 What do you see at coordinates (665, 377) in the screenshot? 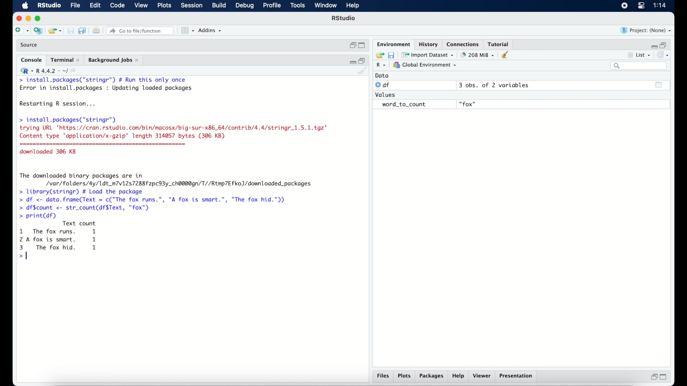
I see `maximize` at bounding box center [665, 377].